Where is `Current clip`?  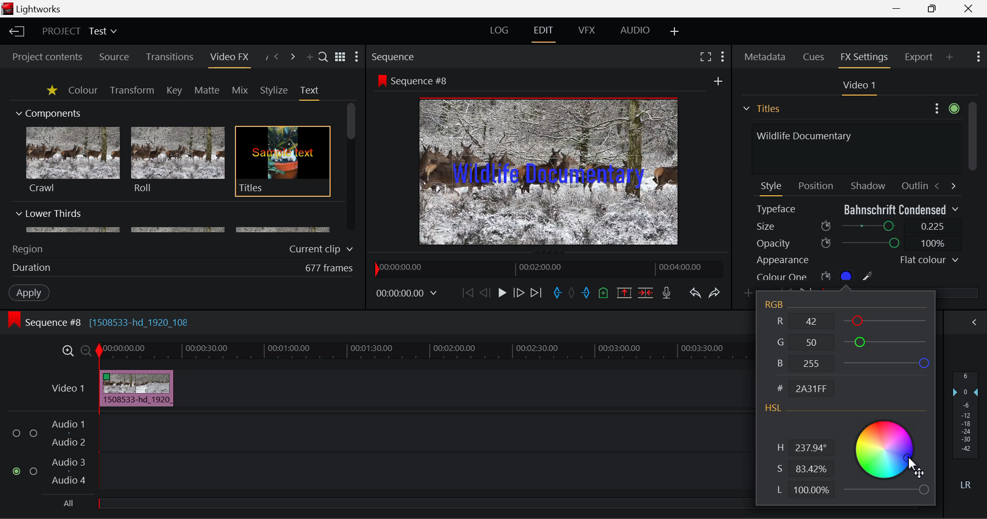 Current clip is located at coordinates (323, 249).